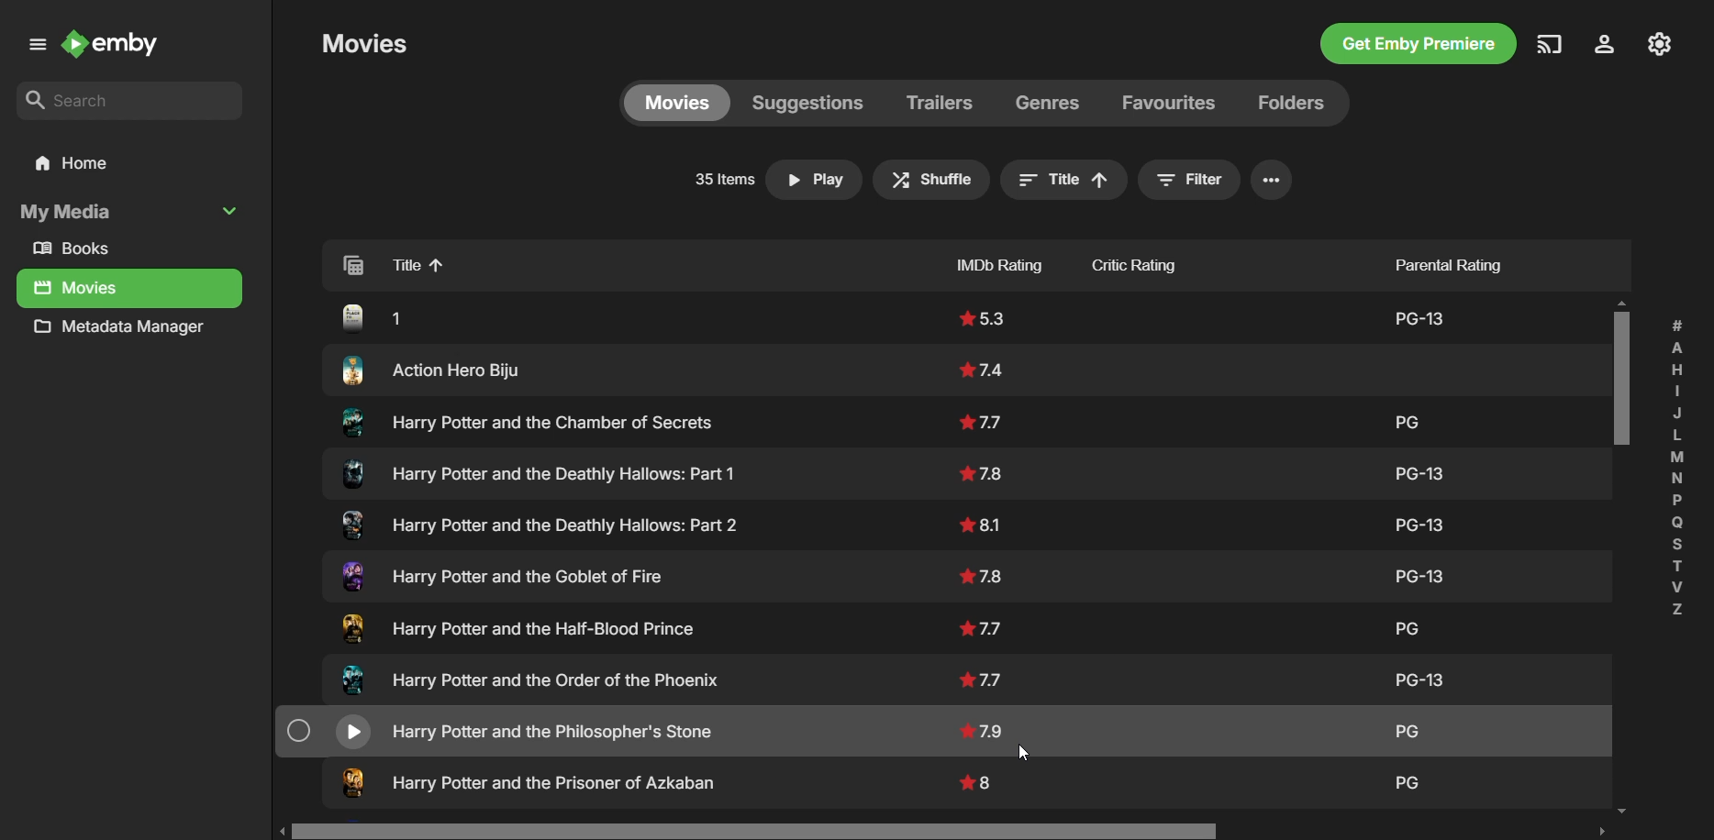  Describe the element at coordinates (1662, 42) in the screenshot. I see `Manage Emby Server` at that location.